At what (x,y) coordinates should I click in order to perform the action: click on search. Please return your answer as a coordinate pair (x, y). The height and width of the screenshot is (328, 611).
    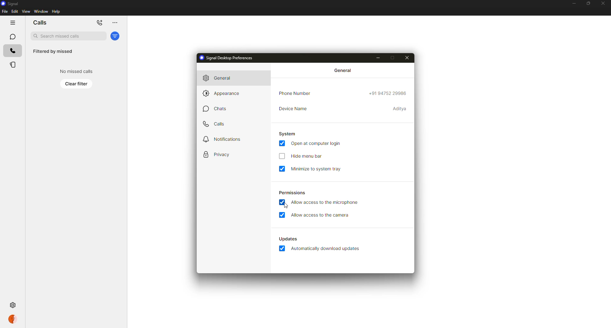
    Looking at the image, I should click on (68, 36).